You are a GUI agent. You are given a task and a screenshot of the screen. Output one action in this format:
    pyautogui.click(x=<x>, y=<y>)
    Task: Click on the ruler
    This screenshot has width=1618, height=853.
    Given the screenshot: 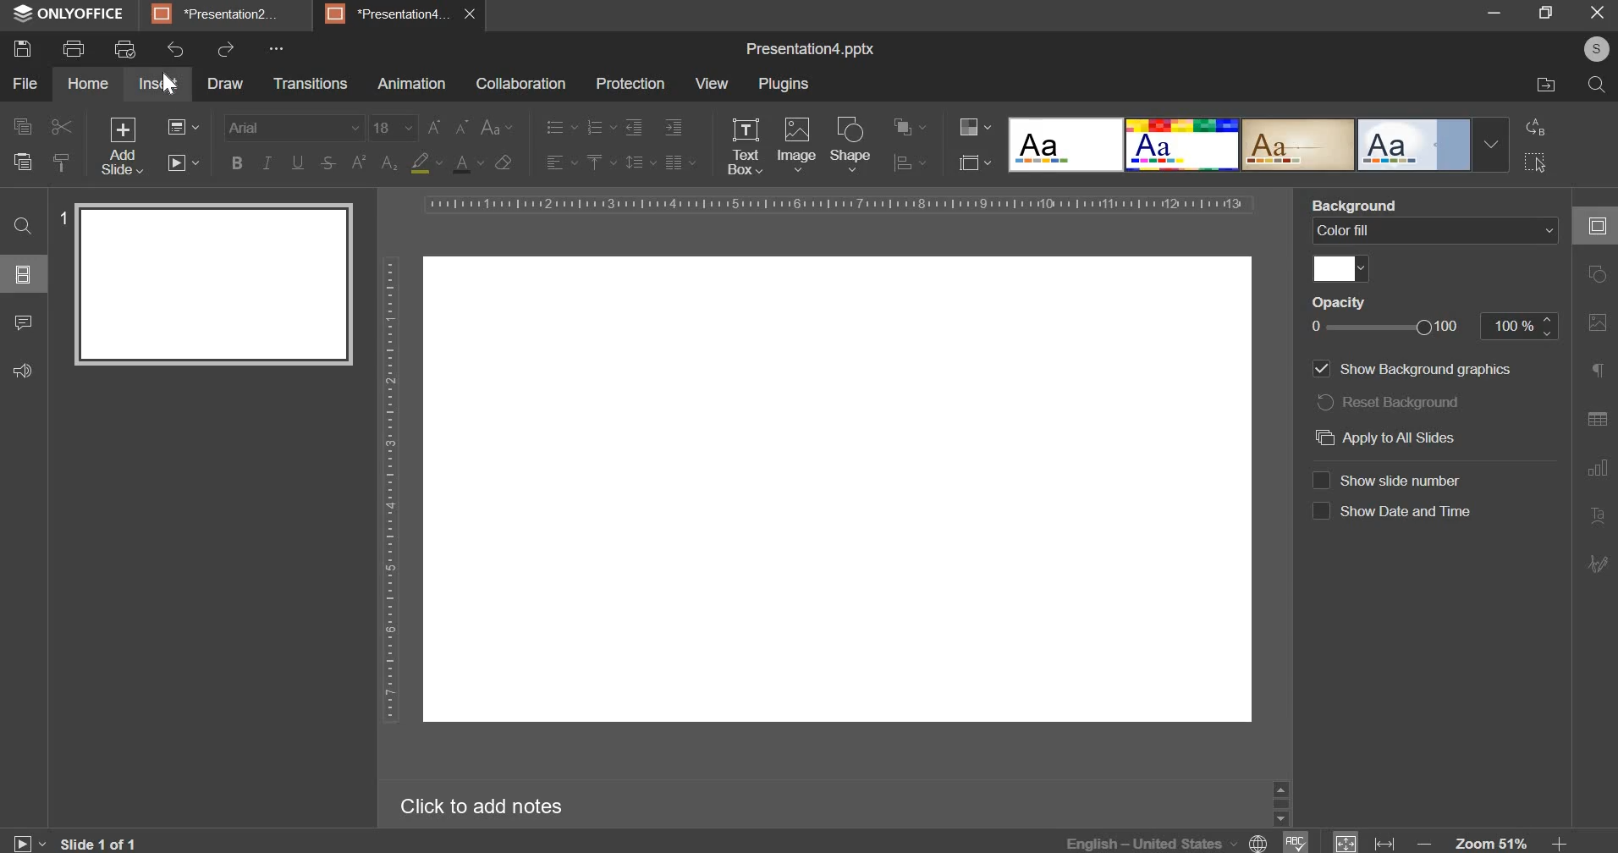 What is the action you would take?
    pyautogui.click(x=390, y=493)
    